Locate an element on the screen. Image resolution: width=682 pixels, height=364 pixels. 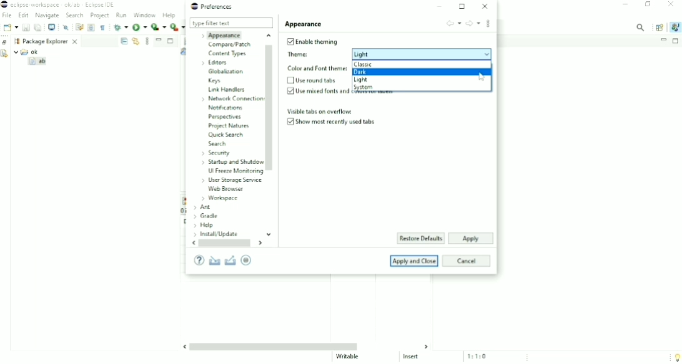
Navigate is located at coordinates (47, 16).